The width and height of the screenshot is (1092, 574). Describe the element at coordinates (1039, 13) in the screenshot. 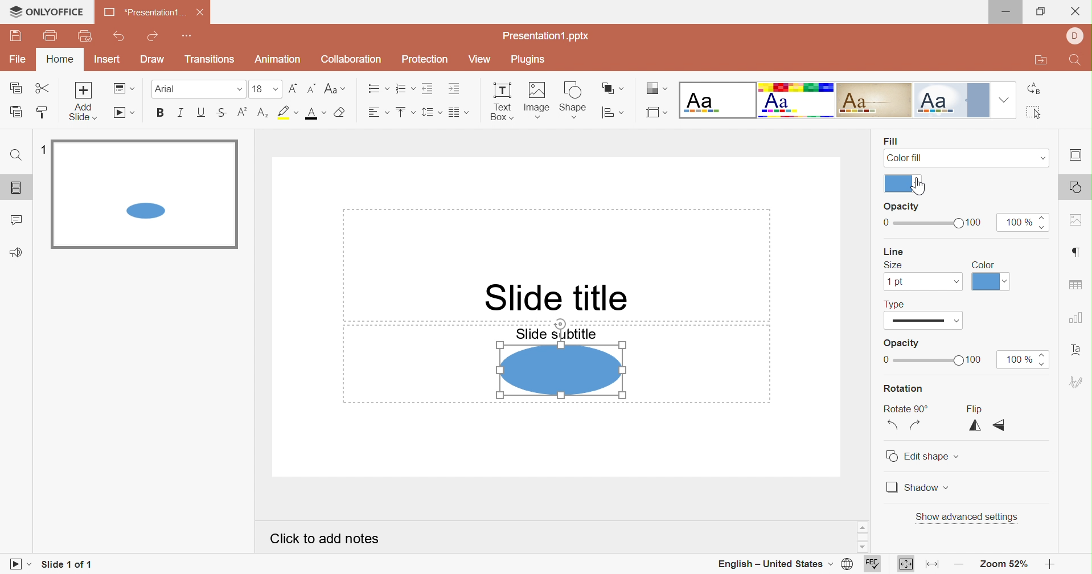

I see `Restore down` at that location.